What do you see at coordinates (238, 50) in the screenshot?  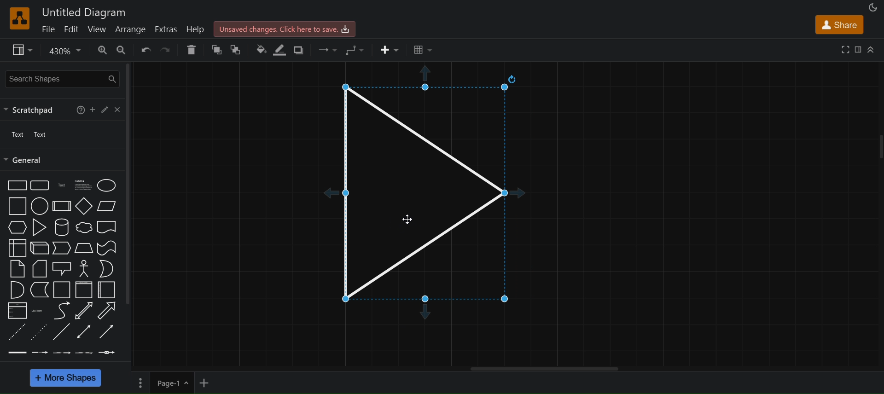 I see `To back` at bounding box center [238, 50].